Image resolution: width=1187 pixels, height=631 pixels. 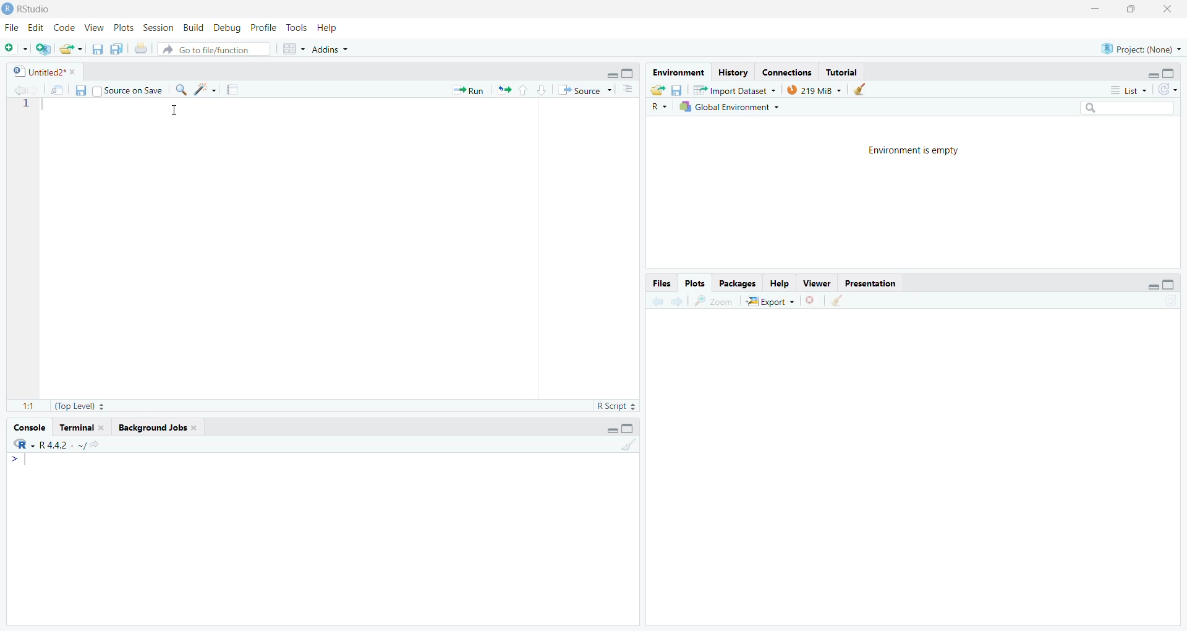 What do you see at coordinates (628, 443) in the screenshot?
I see `Clear` at bounding box center [628, 443].